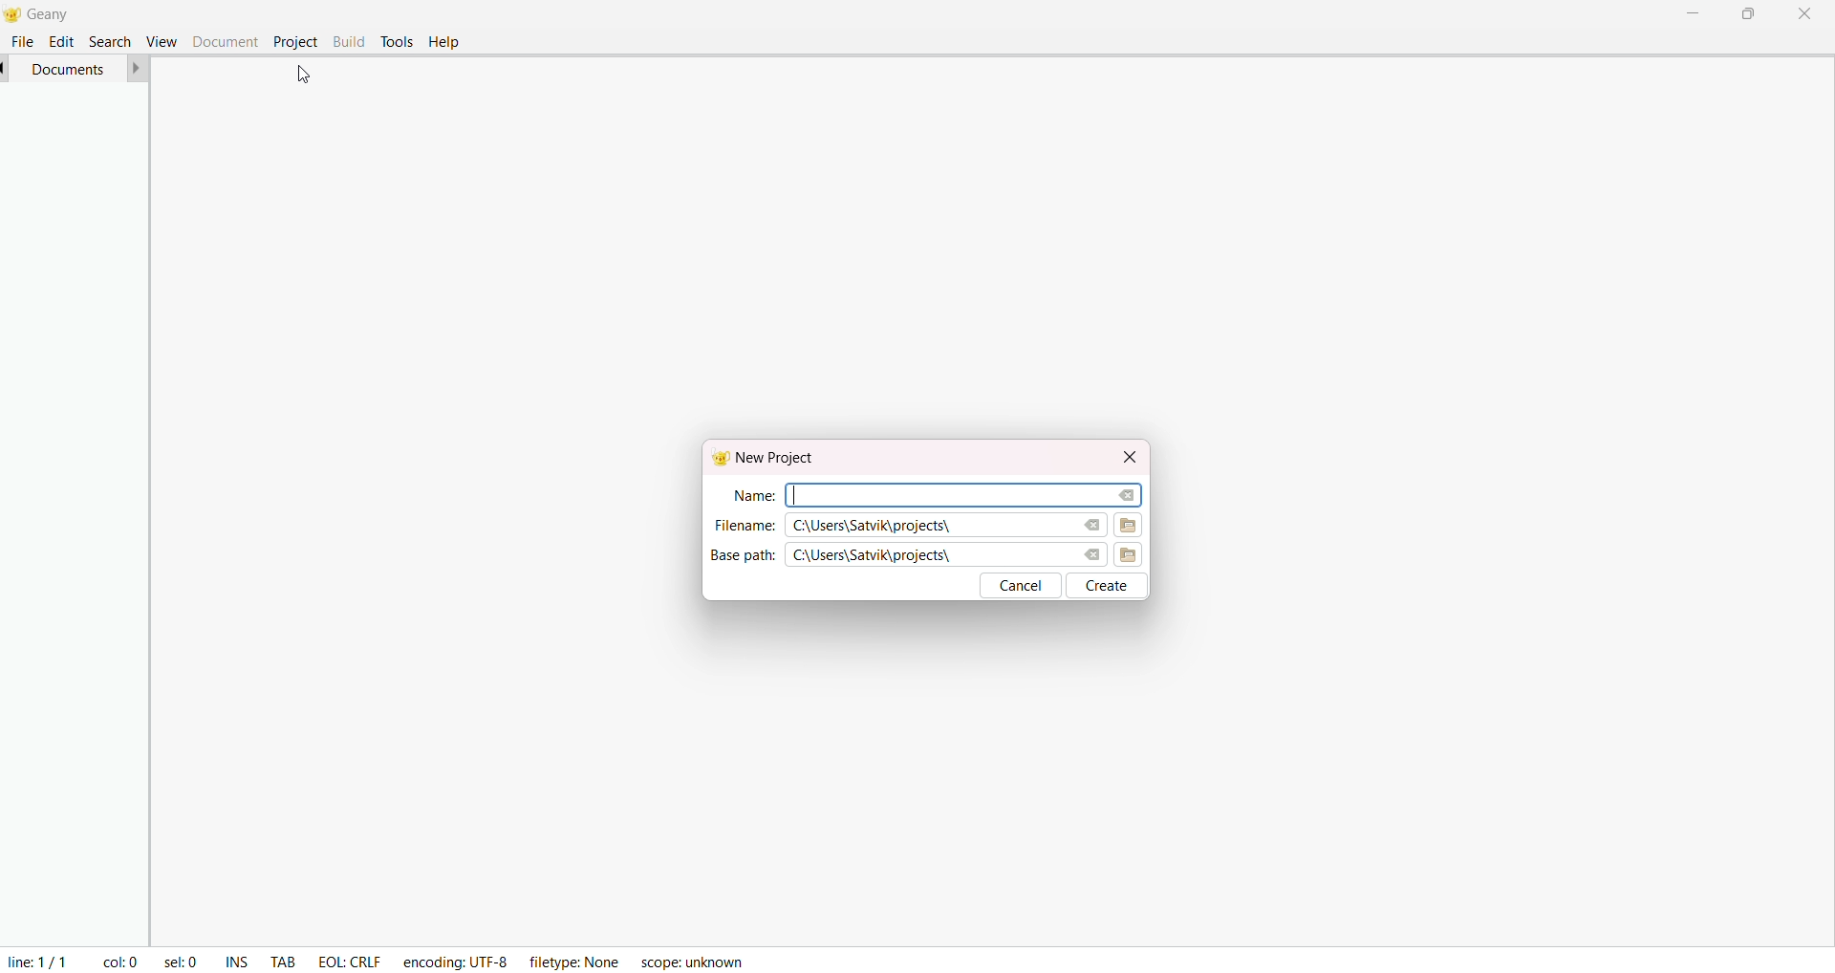 The image size is (1835, 973). What do you see at coordinates (800, 493) in the screenshot?
I see `typing cursor` at bounding box center [800, 493].